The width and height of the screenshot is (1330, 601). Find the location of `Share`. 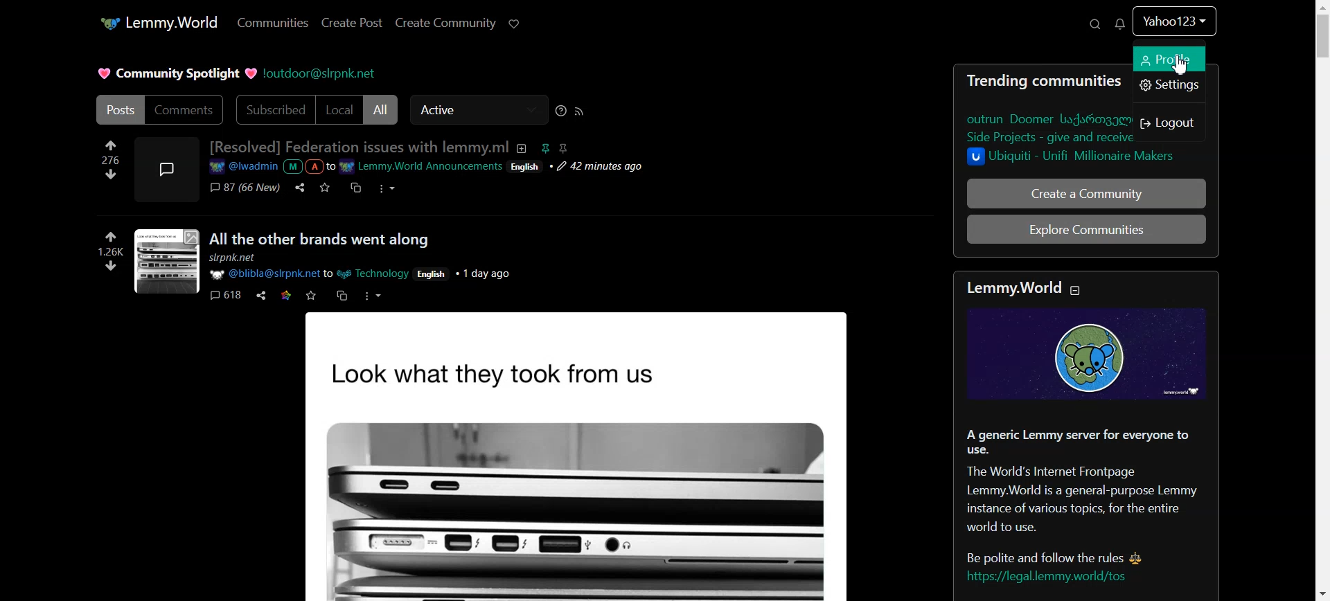

Share is located at coordinates (299, 188).